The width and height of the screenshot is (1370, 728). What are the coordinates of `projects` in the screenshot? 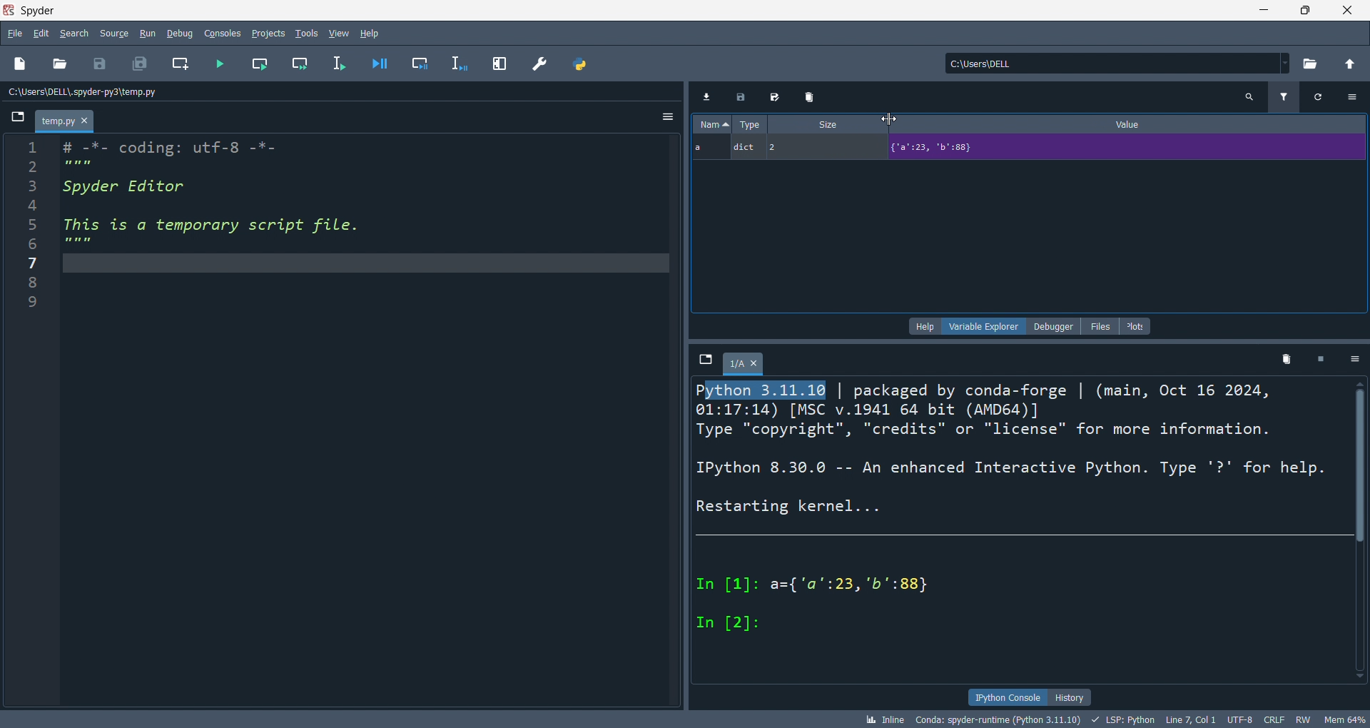 It's located at (264, 32).